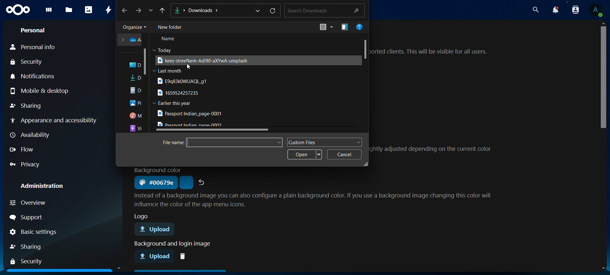 The width and height of the screenshot is (610, 275). I want to click on icon, so click(345, 27).